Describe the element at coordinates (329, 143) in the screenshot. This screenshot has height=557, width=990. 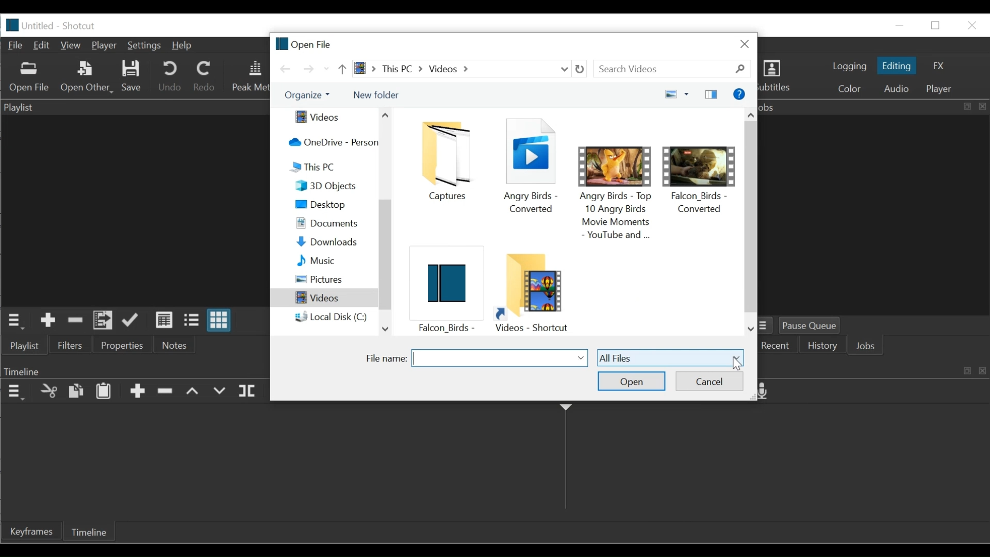
I see `OneDrive - personal` at that location.